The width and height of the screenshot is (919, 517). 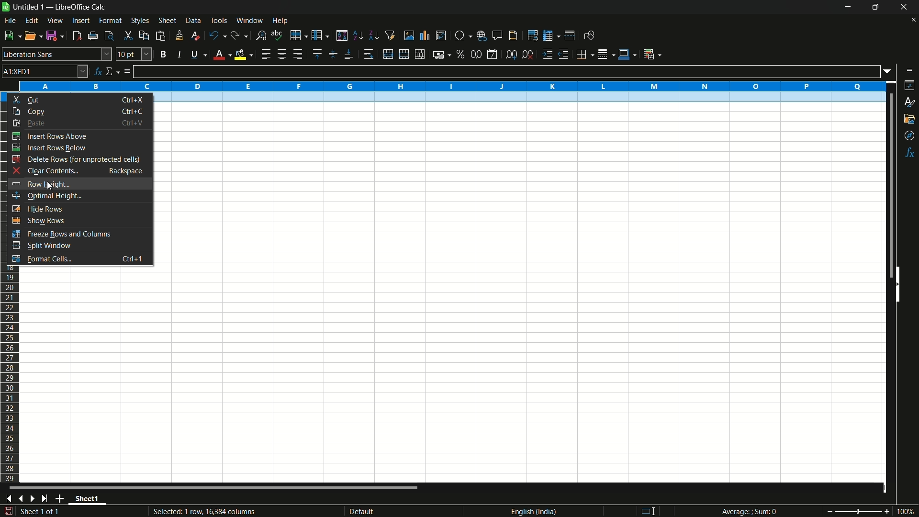 What do you see at coordinates (221, 55) in the screenshot?
I see `font color` at bounding box center [221, 55].